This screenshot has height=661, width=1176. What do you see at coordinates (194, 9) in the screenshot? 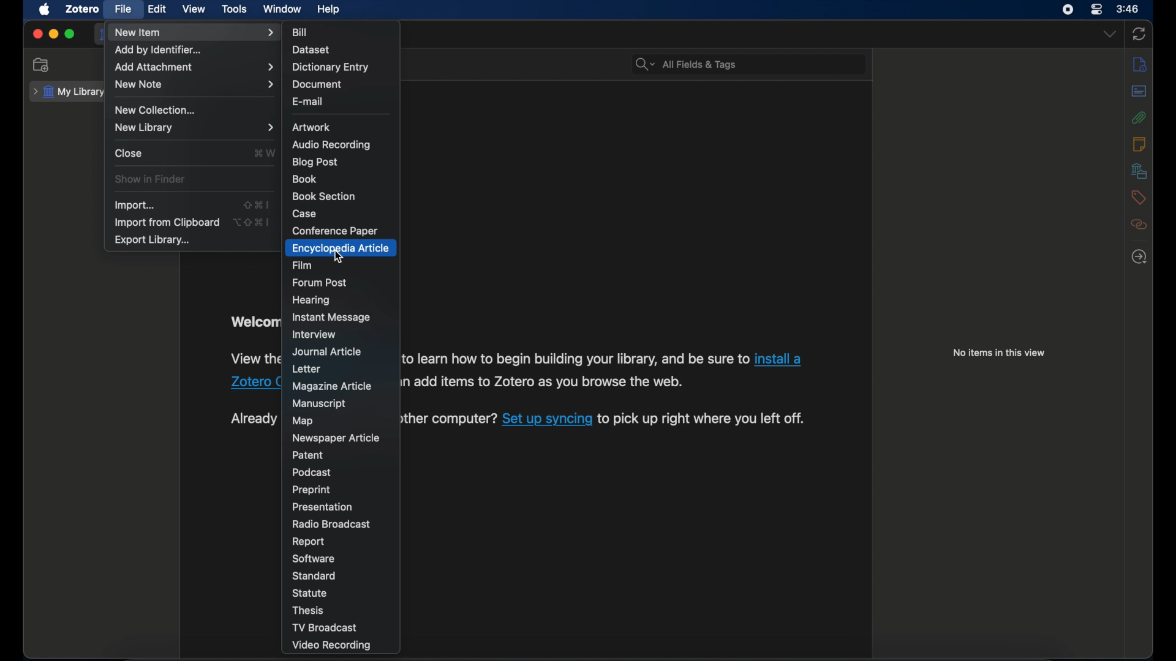
I see `view` at bounding box center [194, 9].